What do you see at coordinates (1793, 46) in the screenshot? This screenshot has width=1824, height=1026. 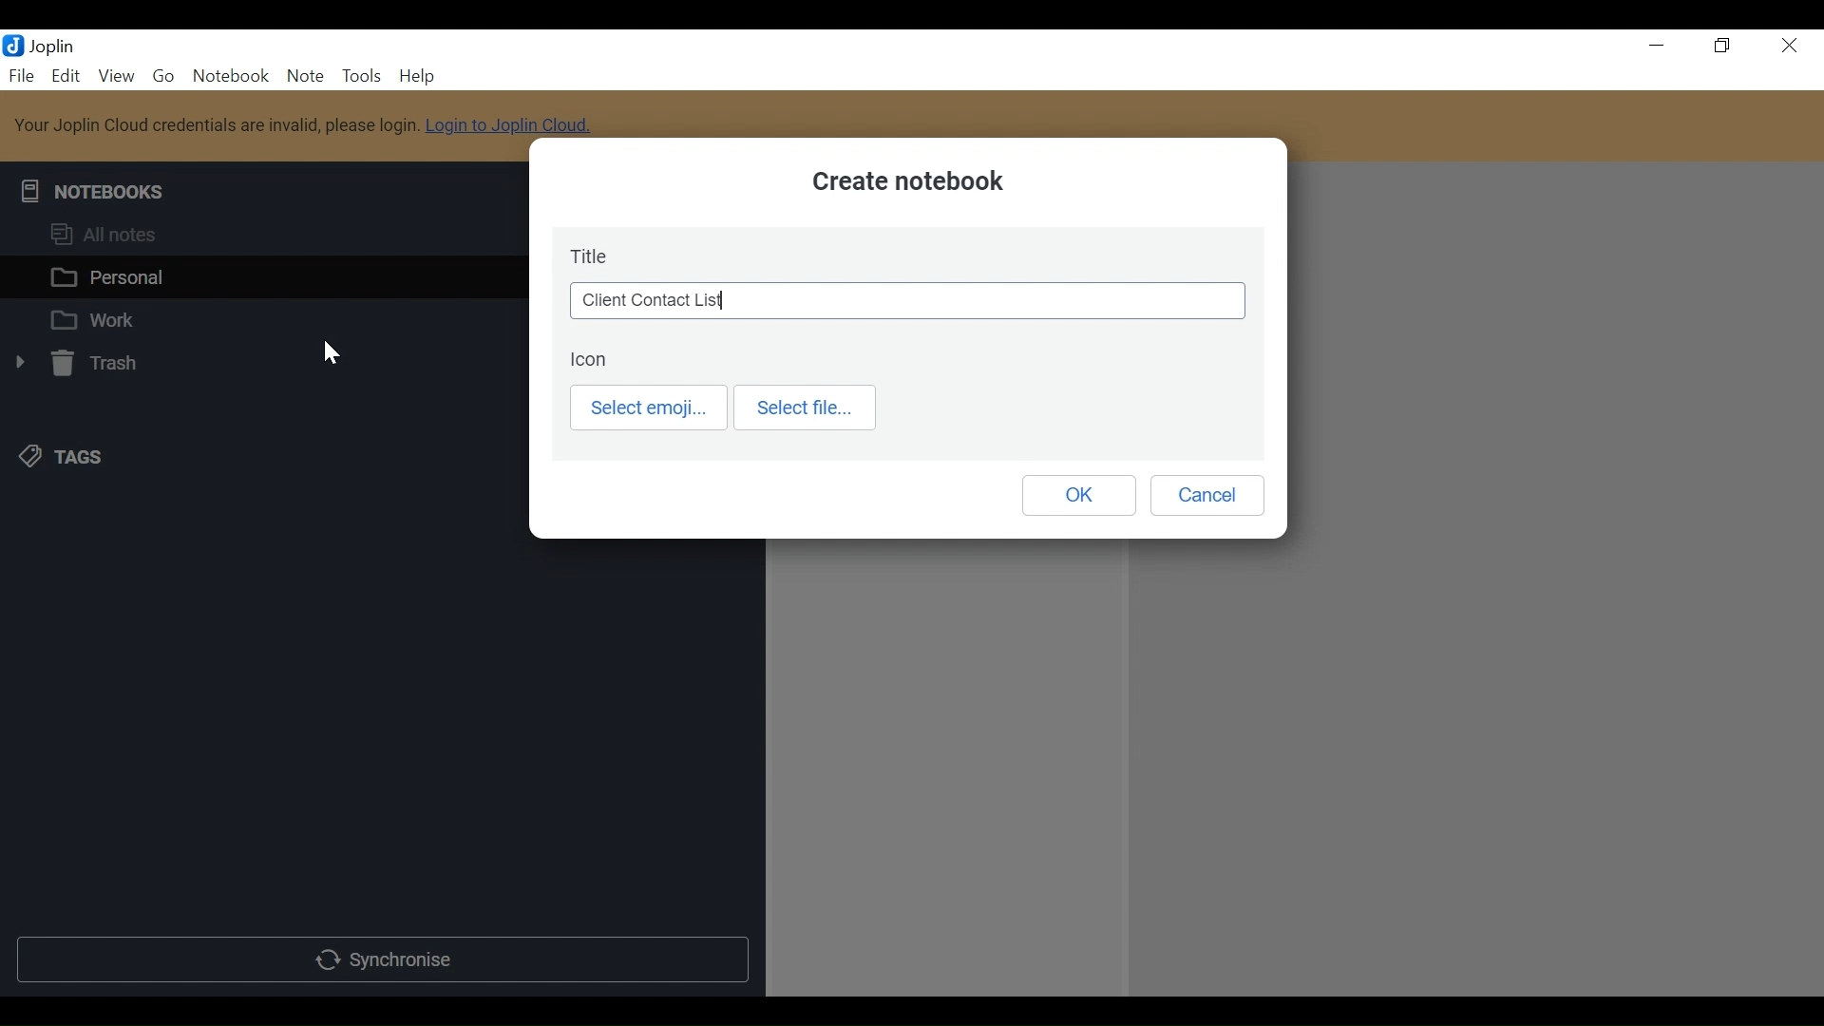 I see `Close` at bounding box center [1793, 46].